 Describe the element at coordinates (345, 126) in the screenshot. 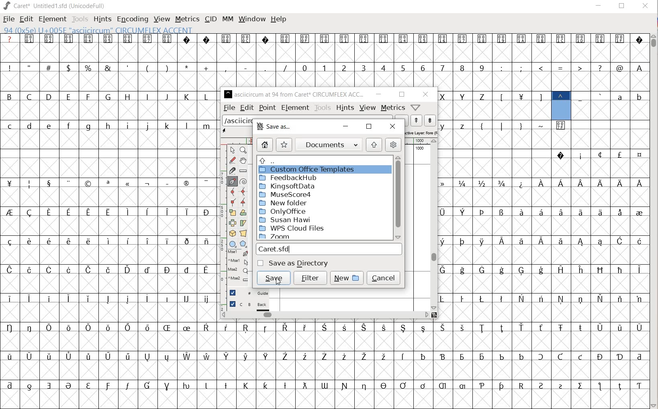

I see `minimize` at that location.